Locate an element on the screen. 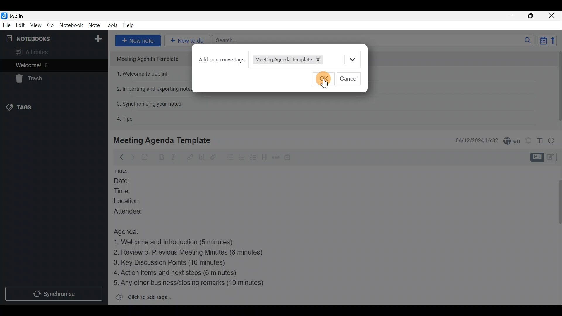 The width and height of the screenshot is (562, 316). 4. Action items and next steps (6 minutes) is located at coordinates (185, 272).